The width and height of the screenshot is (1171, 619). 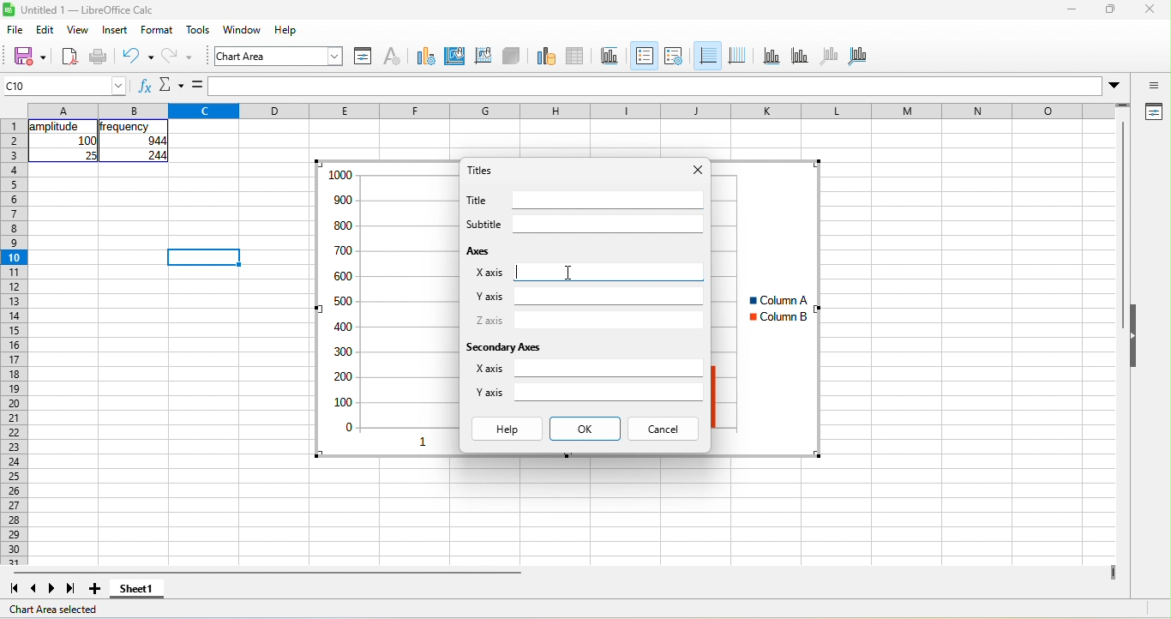 I want to click on Subtitle, so click(x=484, y=224).